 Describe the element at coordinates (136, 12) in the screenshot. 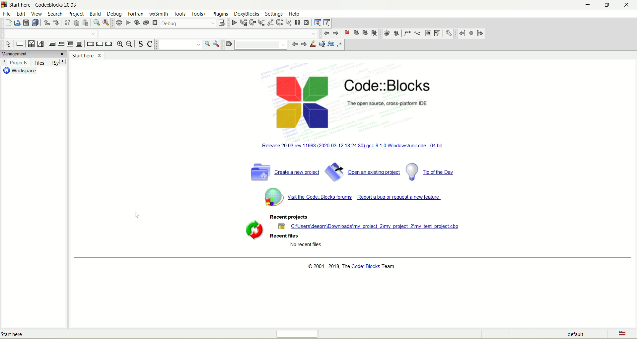

I see `fortran` at that location.